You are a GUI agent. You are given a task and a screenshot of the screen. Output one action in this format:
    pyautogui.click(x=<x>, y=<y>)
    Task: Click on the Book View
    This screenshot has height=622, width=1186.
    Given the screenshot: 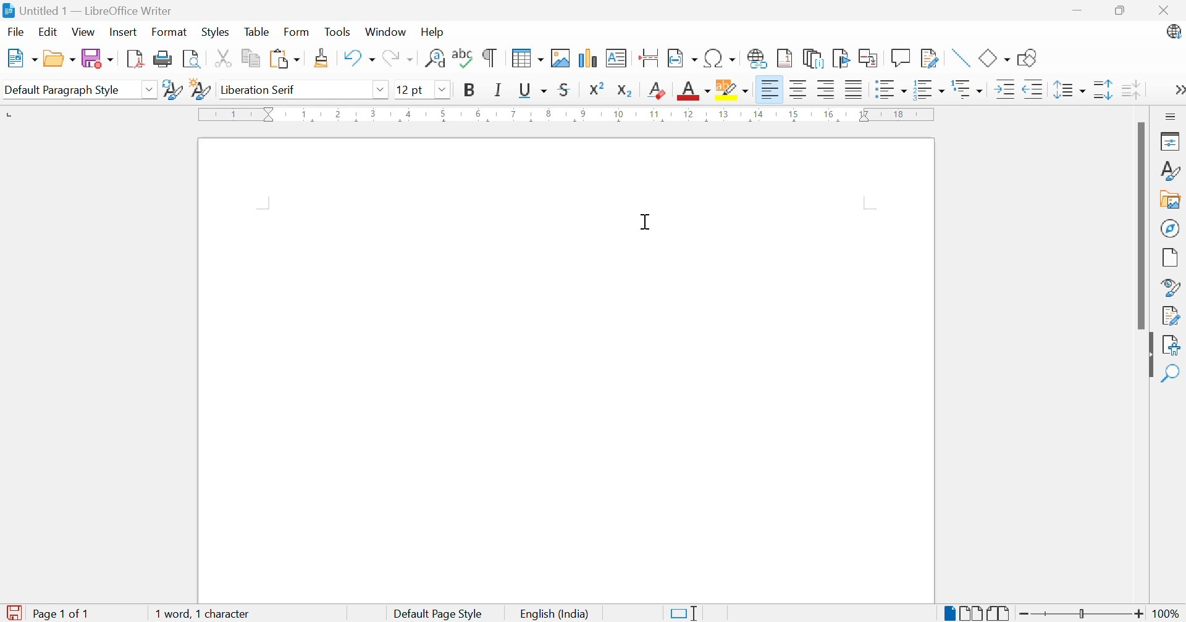 What is the action you would take?
    pyautogui.click(x=1001, y=612)
    